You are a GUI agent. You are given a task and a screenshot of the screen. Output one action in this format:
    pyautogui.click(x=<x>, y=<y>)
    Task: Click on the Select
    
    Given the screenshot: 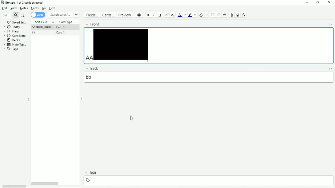 What is the action you would take?
    pyautogui.click(x=23, y=15)
    